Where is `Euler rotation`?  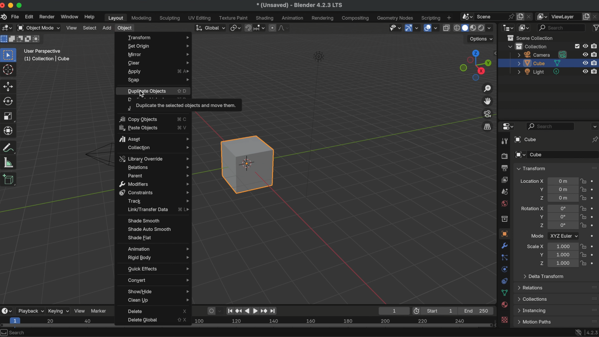 Euler rotation is located at coordinates (562, 208).